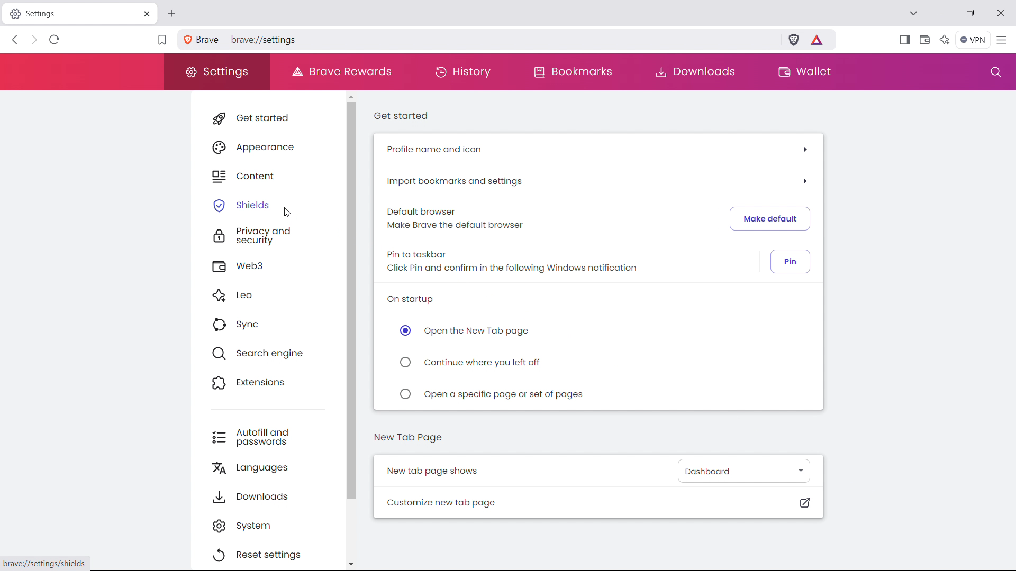  What do you see at coordinates (598, 502) in the screenshot?
I see `customize new tab page` at bounding box center [598, 502].